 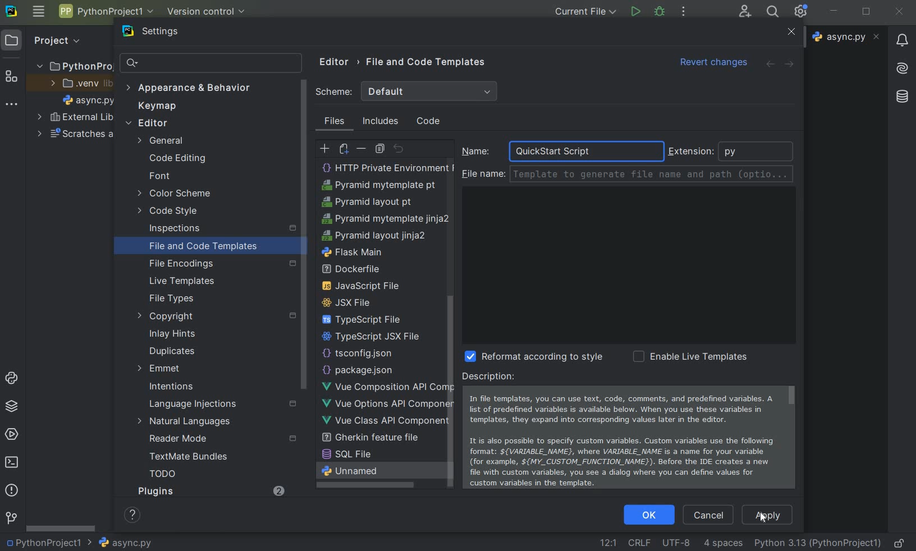 What do you see at coordinates (135, 517) in the screenshot?
I see `show help contents` at bounding box center [135, 517].